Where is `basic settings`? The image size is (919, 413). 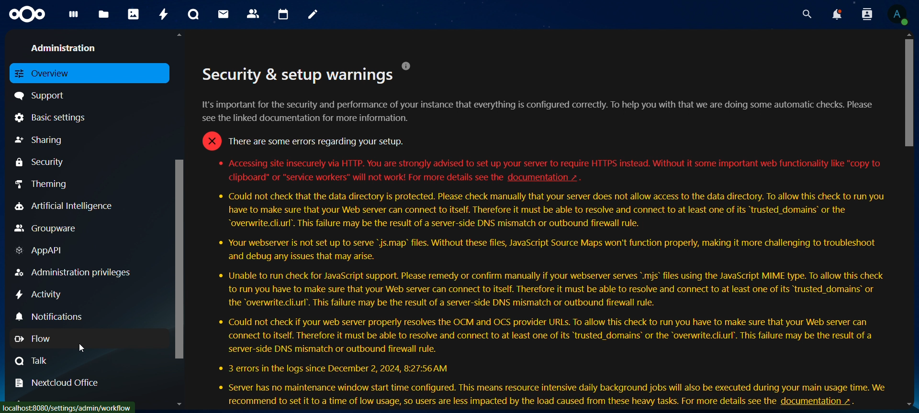 basic settings is located at coordinates (54, 117).